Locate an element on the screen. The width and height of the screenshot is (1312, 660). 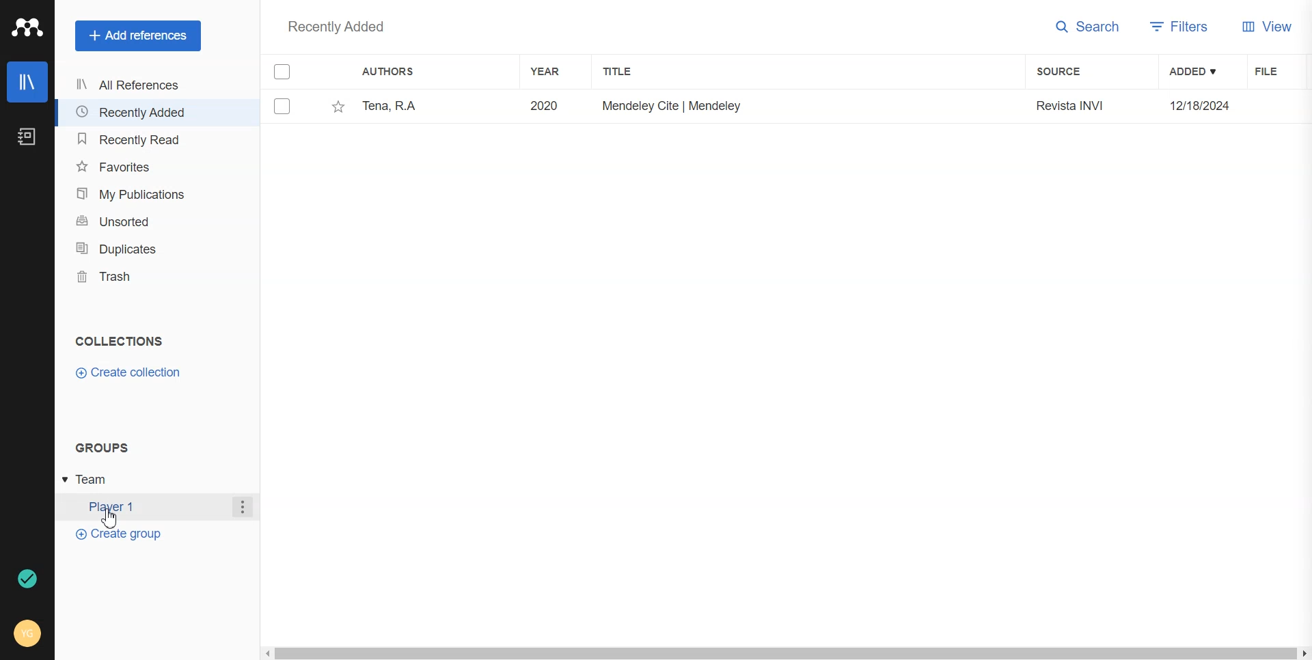
Create group is located at coordinates (120, 534).